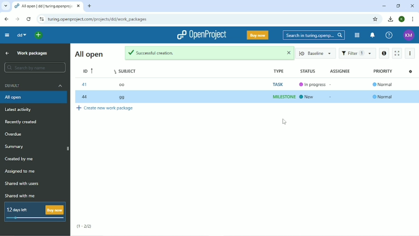  Describe the element at coordinates (18, 19) in the screenshot. I see `Forward` at that location.